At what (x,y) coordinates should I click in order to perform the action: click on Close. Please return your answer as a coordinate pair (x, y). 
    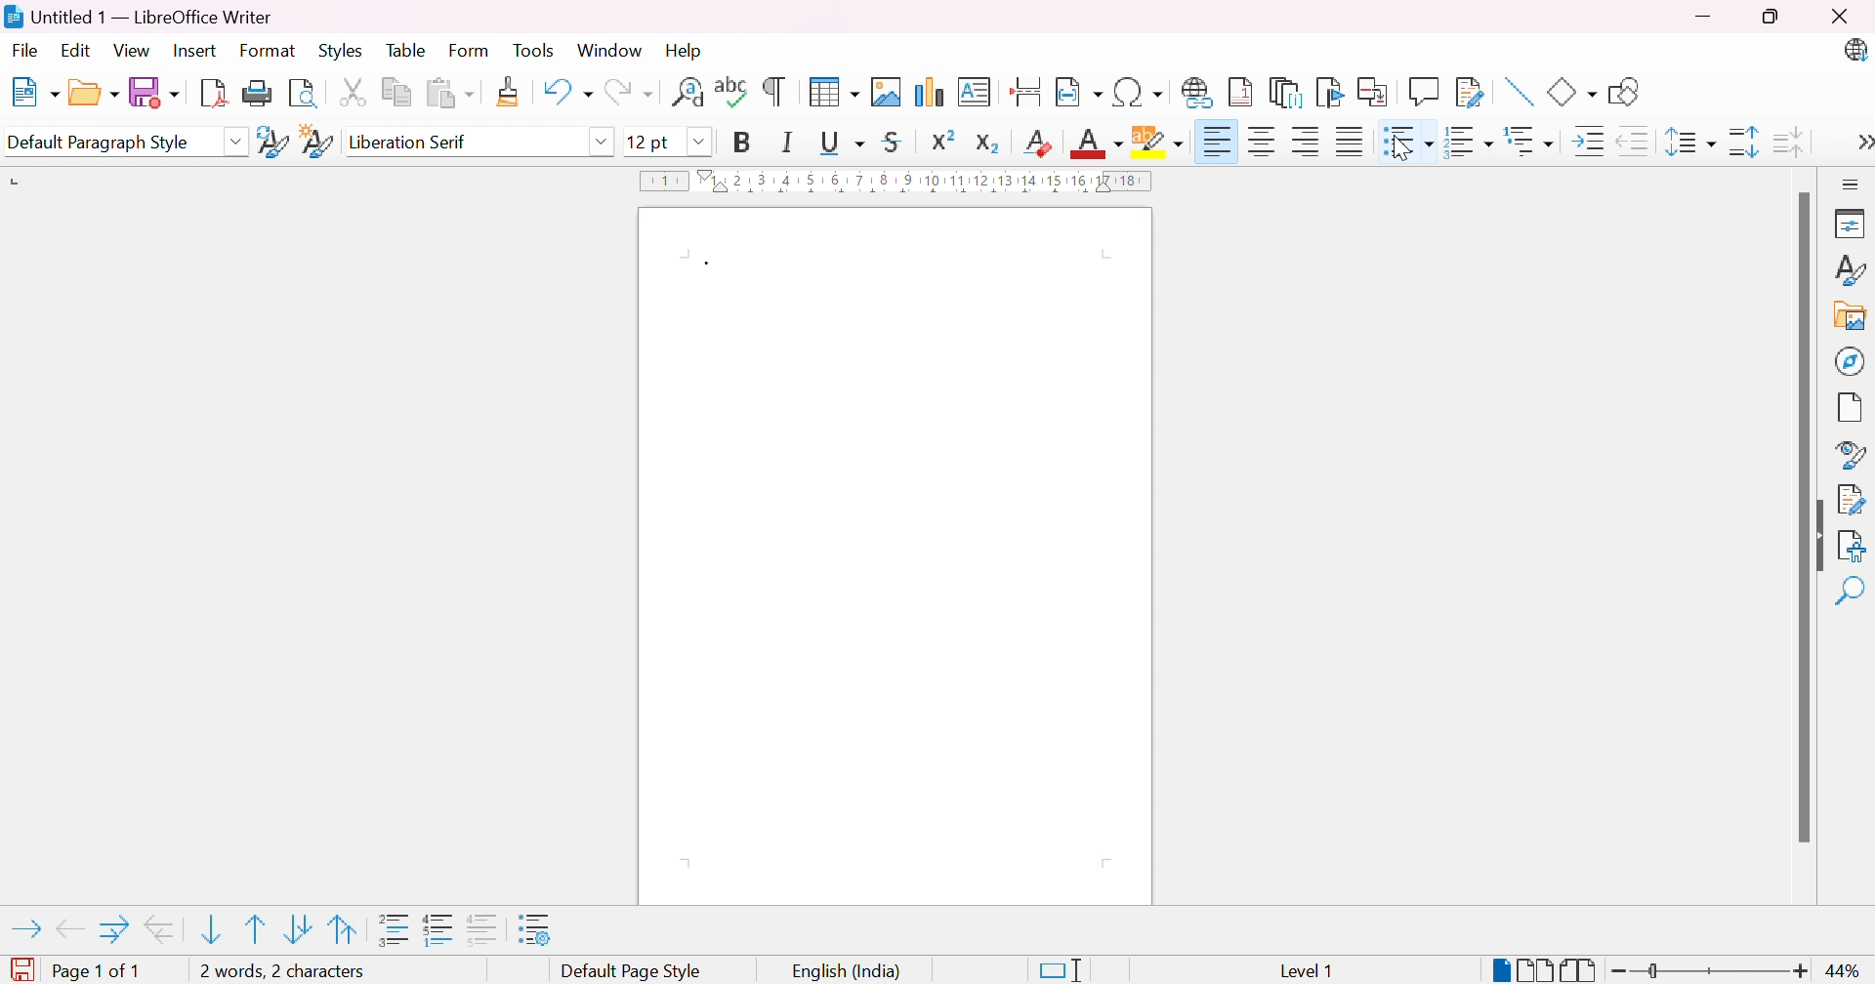
    Looking at the image, I should click on (1846, 16).